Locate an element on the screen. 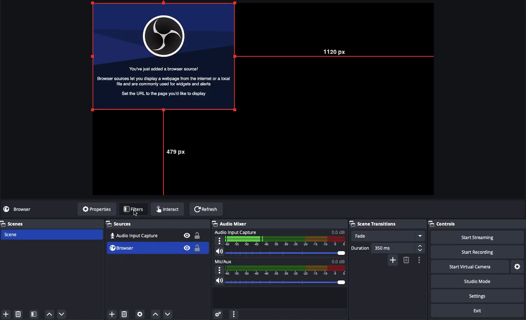 This screenshot has height=320, width=526. No source selected is located at coordinates (24, 209).